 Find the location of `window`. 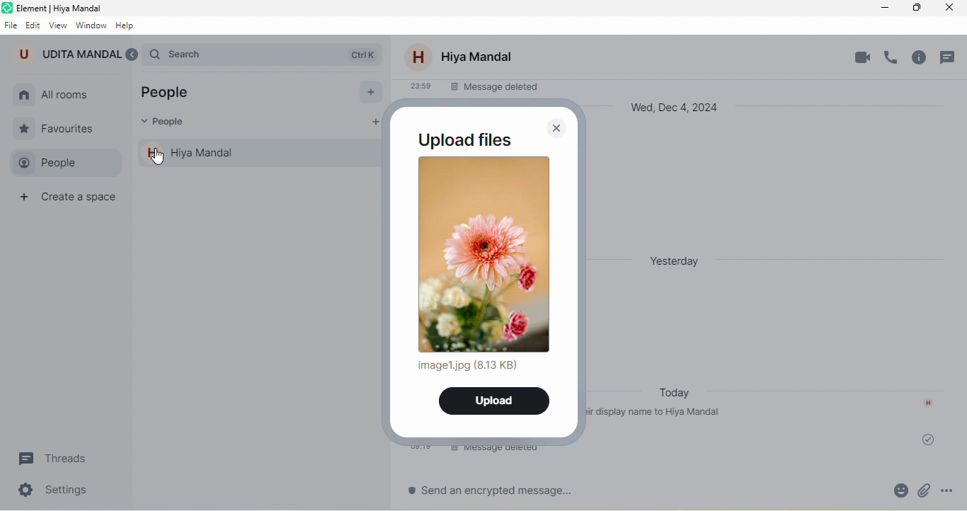

window is located at coordinates (91, 24).